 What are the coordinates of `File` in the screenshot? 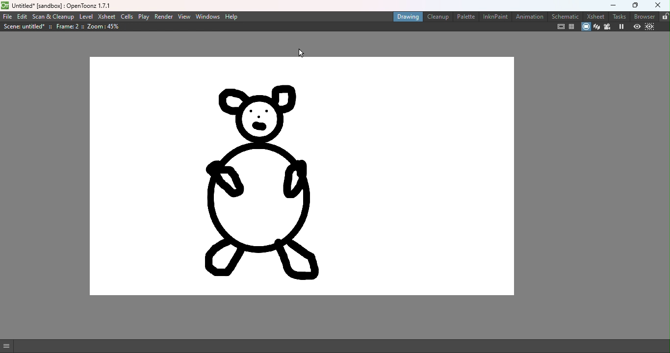 It's located at (7, 17).